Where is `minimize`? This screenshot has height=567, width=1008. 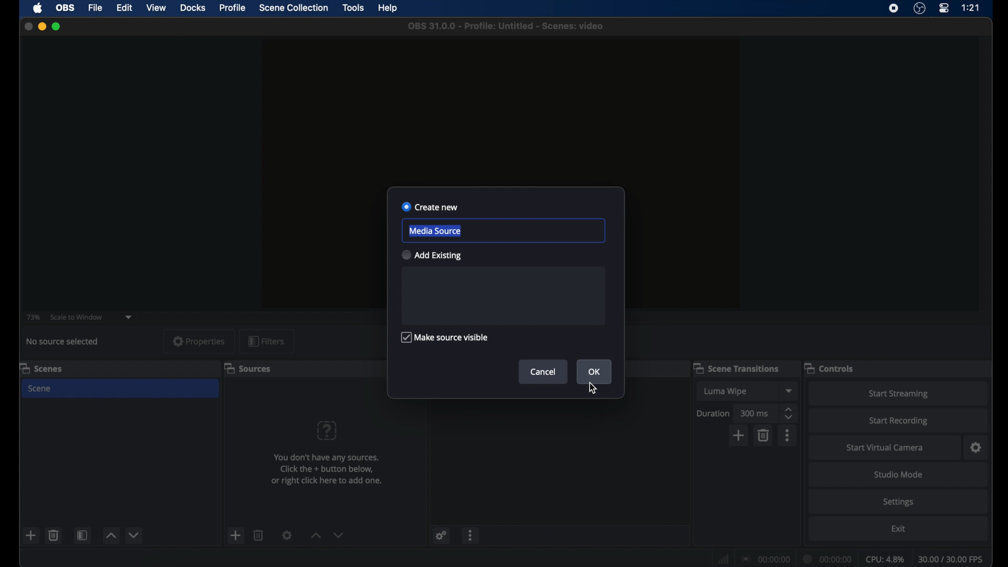 minimize is located at coordinates (41, 26).